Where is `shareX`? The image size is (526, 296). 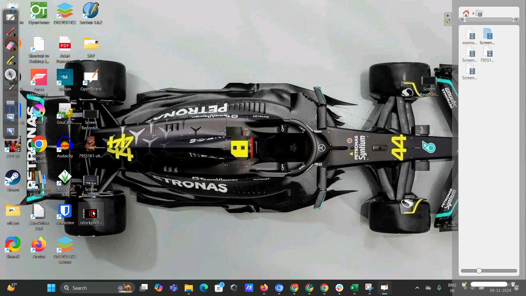 shareX is located at coordinates (14, 248).